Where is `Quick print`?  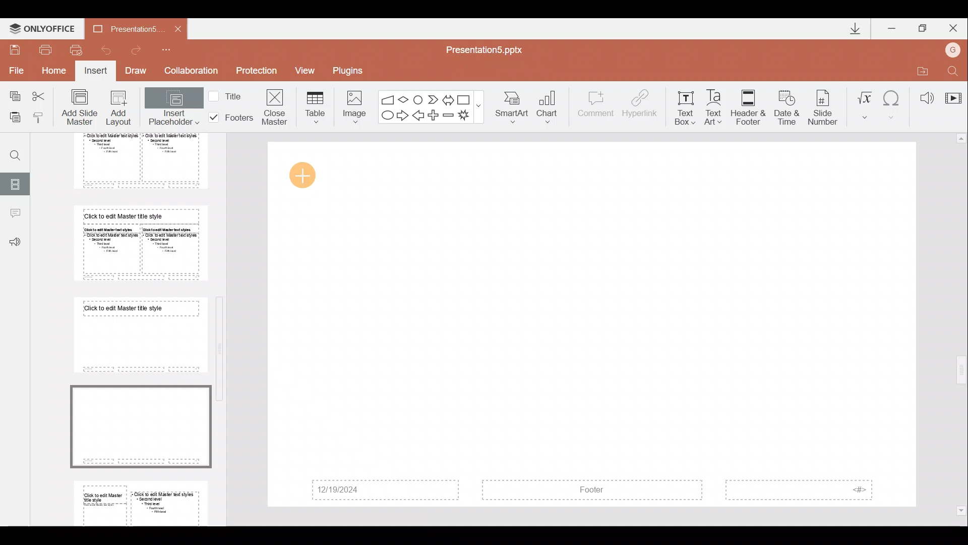
Quick print is located at coordinates (76, 50).